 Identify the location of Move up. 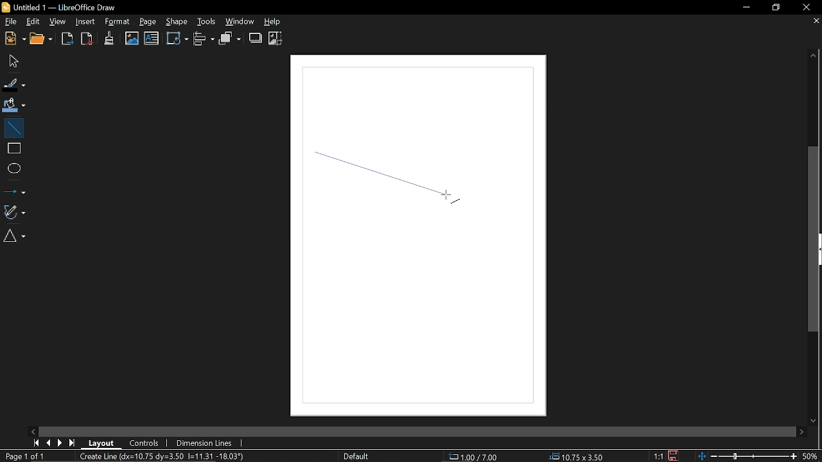
(817, 56).